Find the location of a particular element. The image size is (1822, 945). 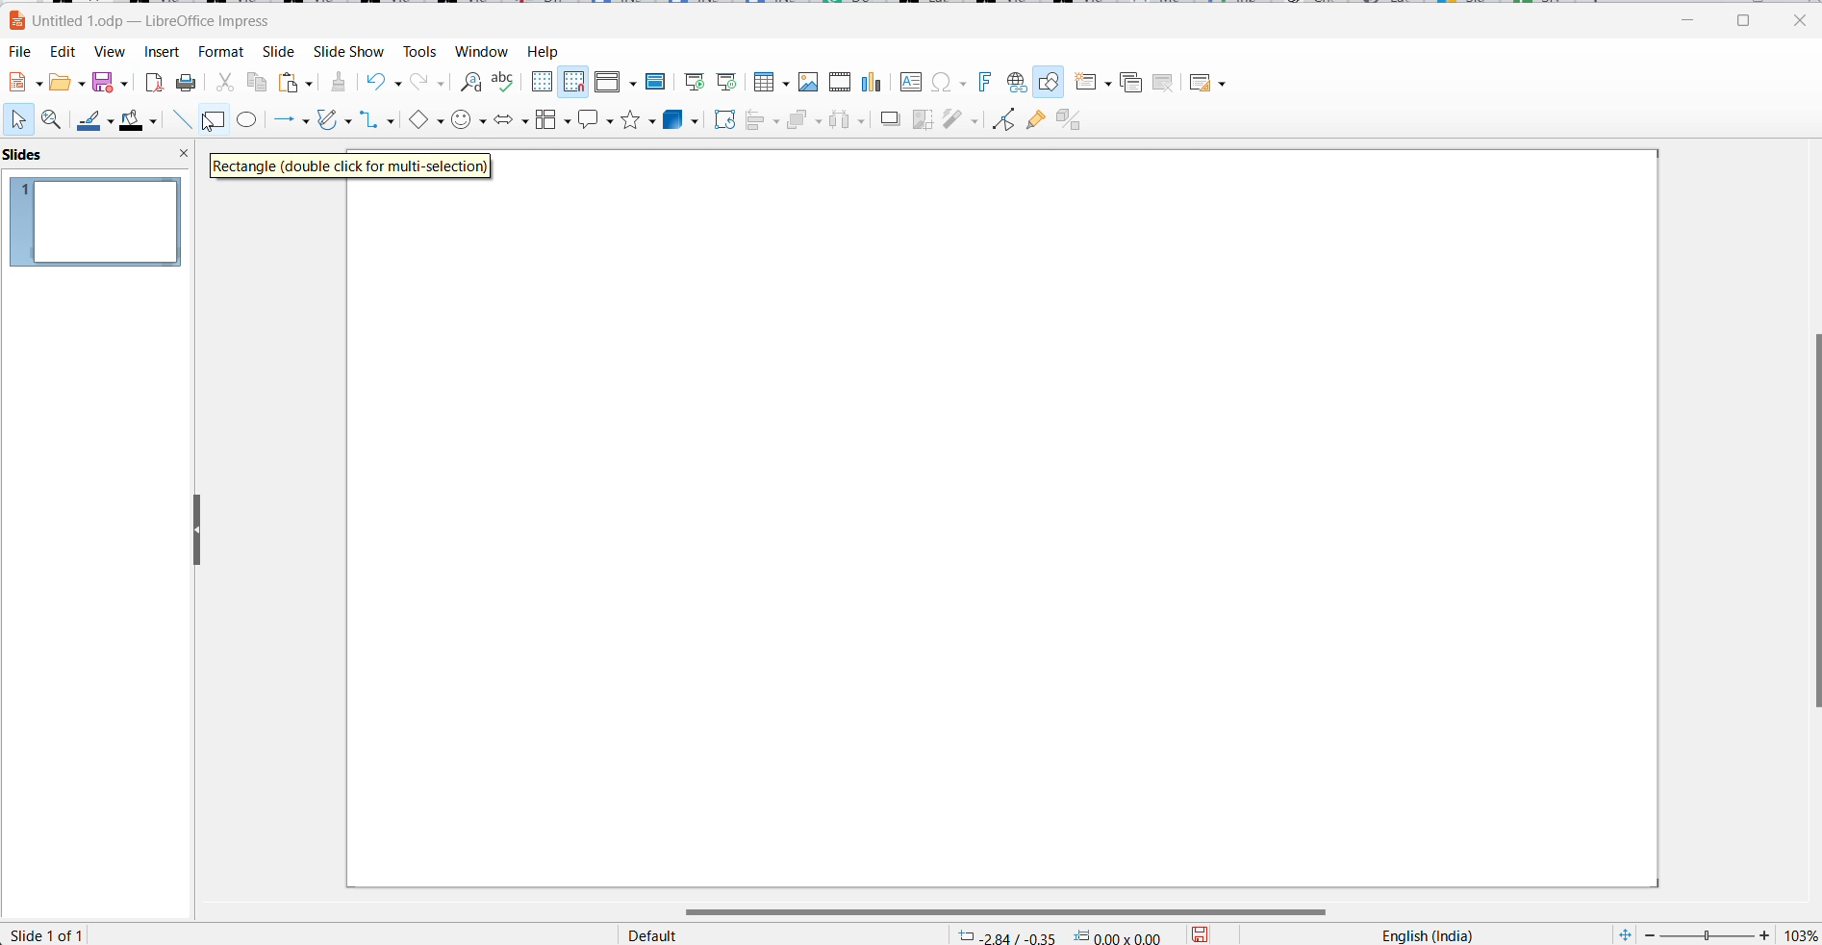

toggle endpoint edit mode is located at coordinates (1000, 118).